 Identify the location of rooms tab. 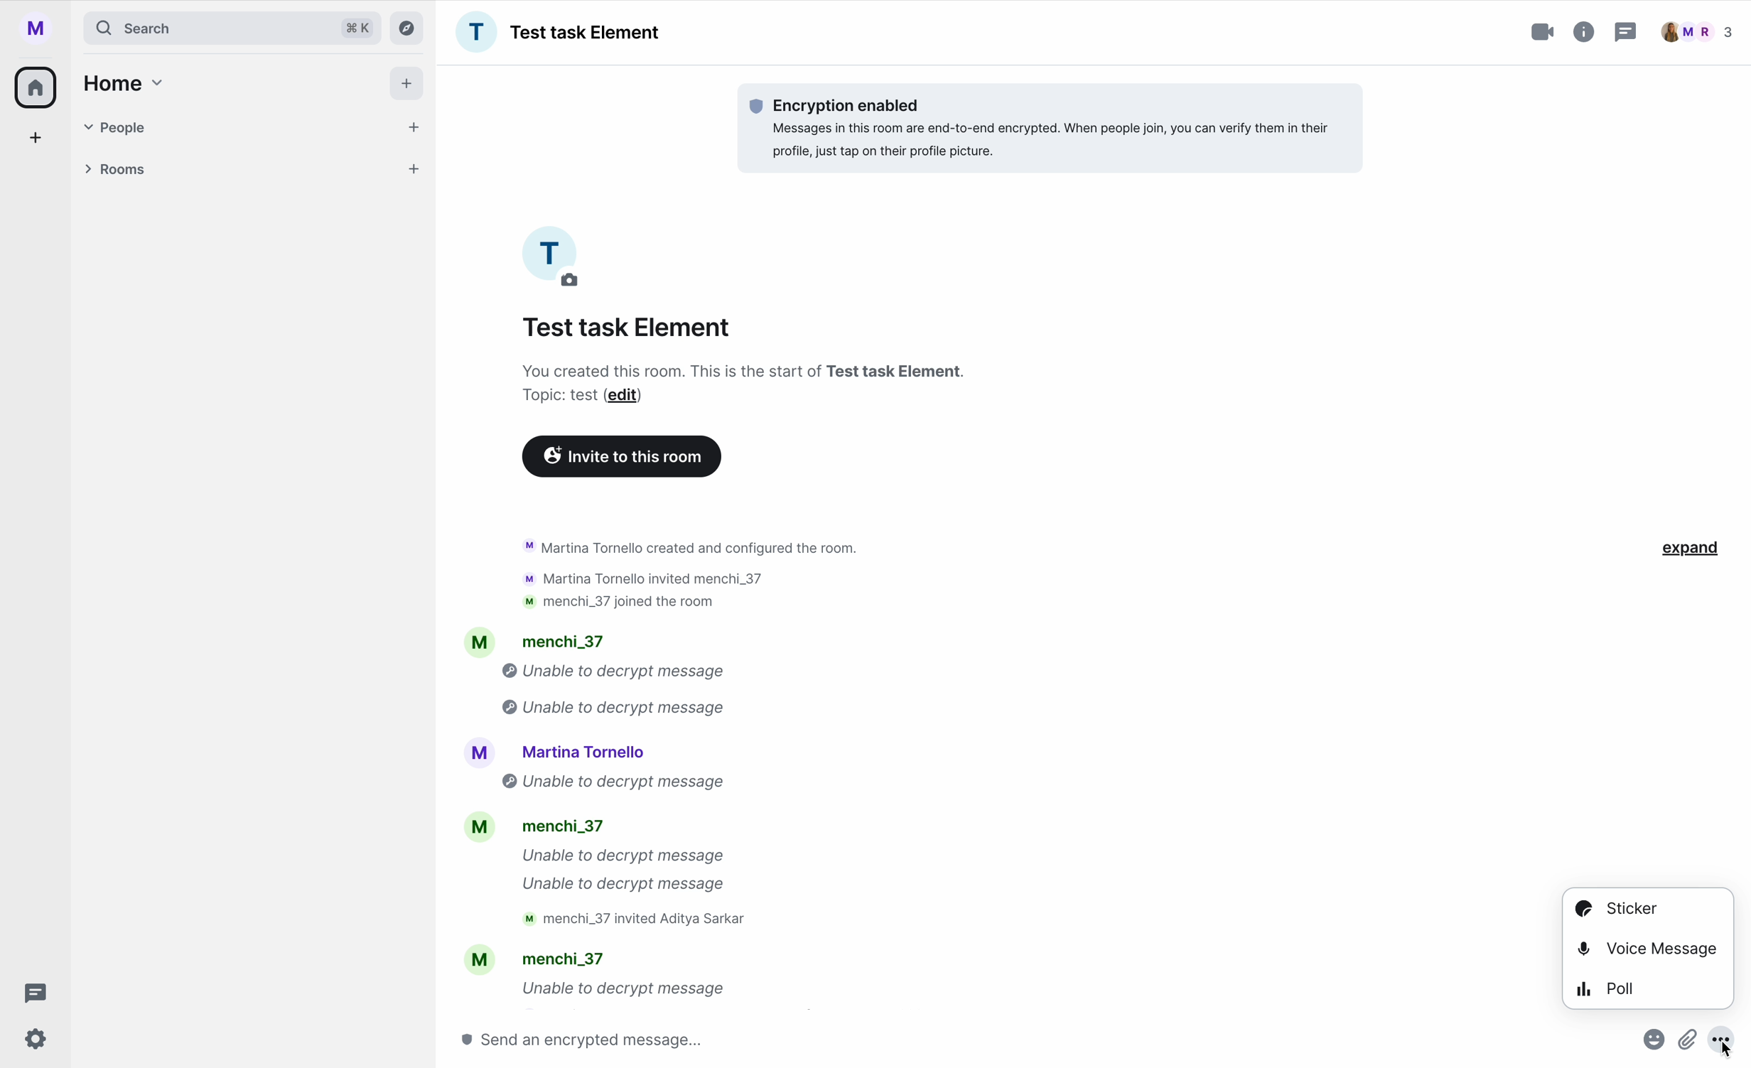
(248, 171).